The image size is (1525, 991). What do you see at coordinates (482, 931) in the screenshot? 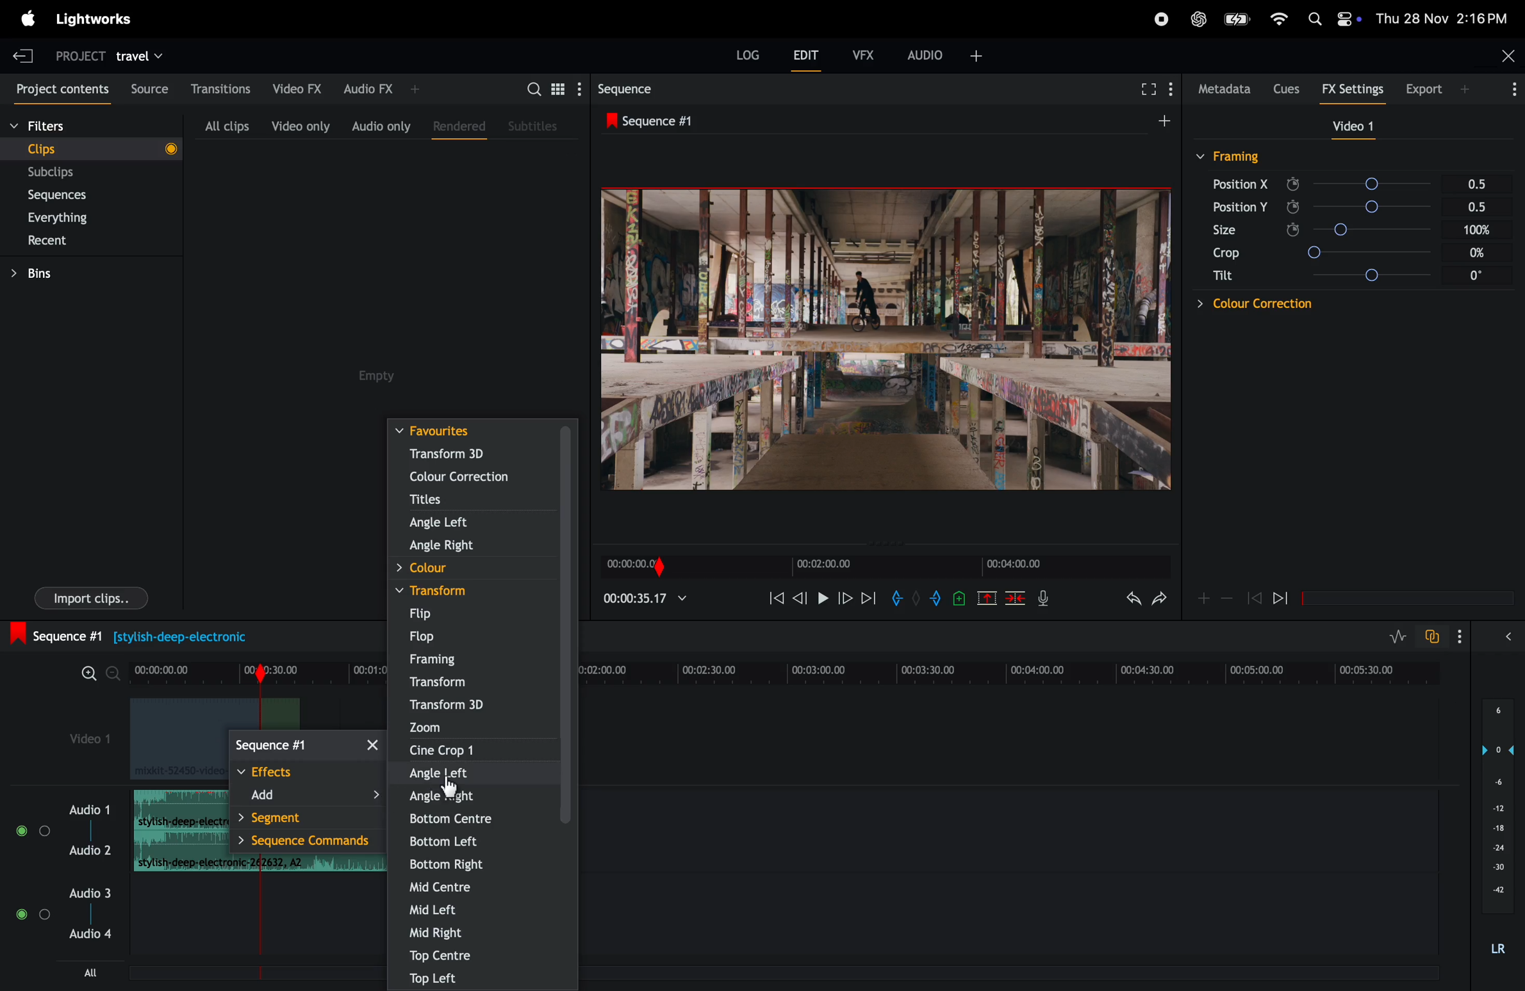
I see `mid right` at bounding box center [482, 931].